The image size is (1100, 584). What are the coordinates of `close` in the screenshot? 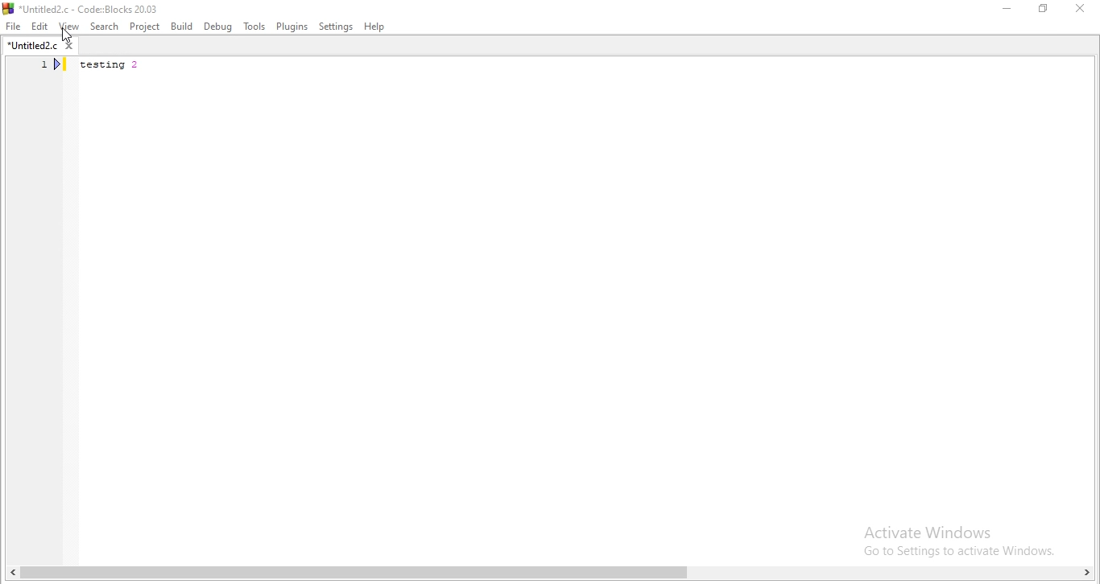 It's located at (1083, 9).